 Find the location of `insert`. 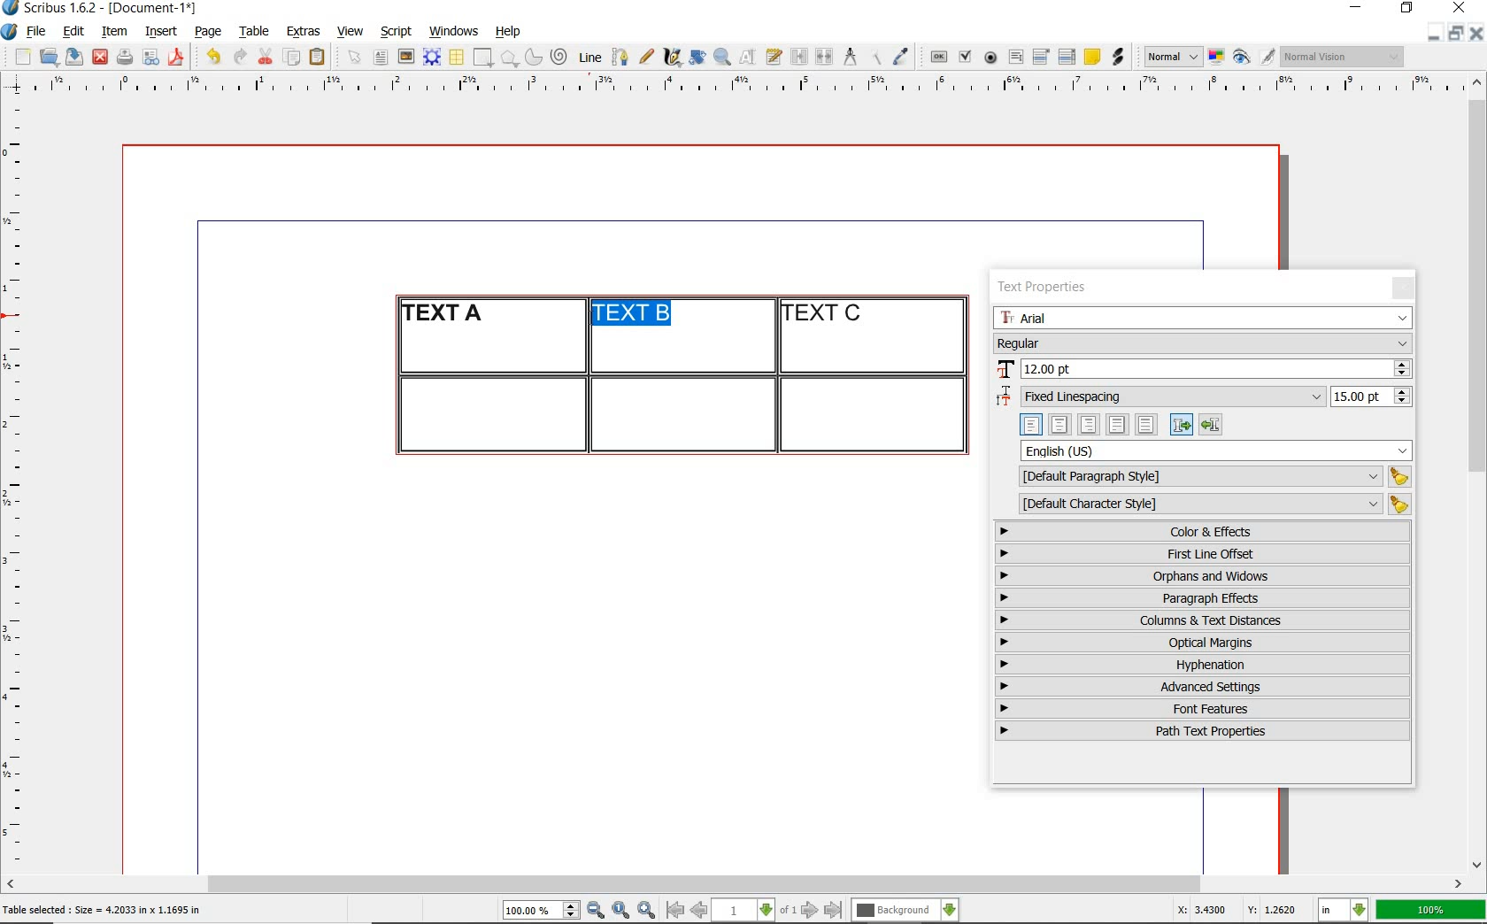

insert is located at coordinates (161, 32).